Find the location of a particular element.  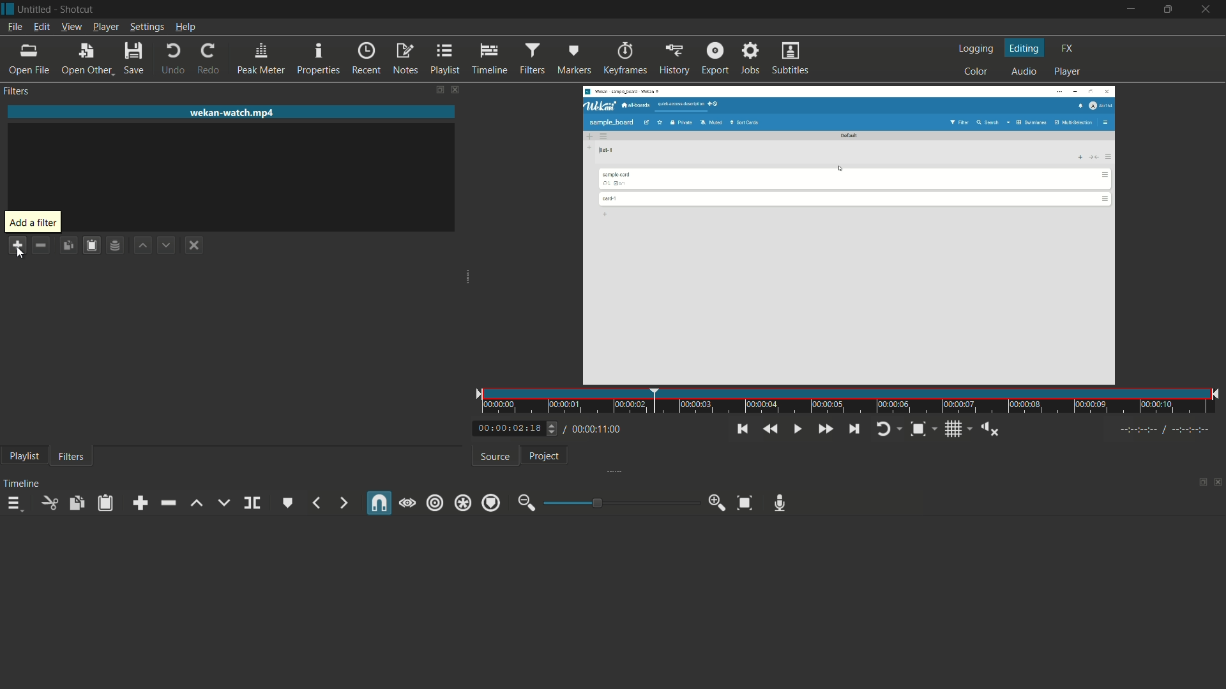

ripple delete is located at coordinates (167, 504).